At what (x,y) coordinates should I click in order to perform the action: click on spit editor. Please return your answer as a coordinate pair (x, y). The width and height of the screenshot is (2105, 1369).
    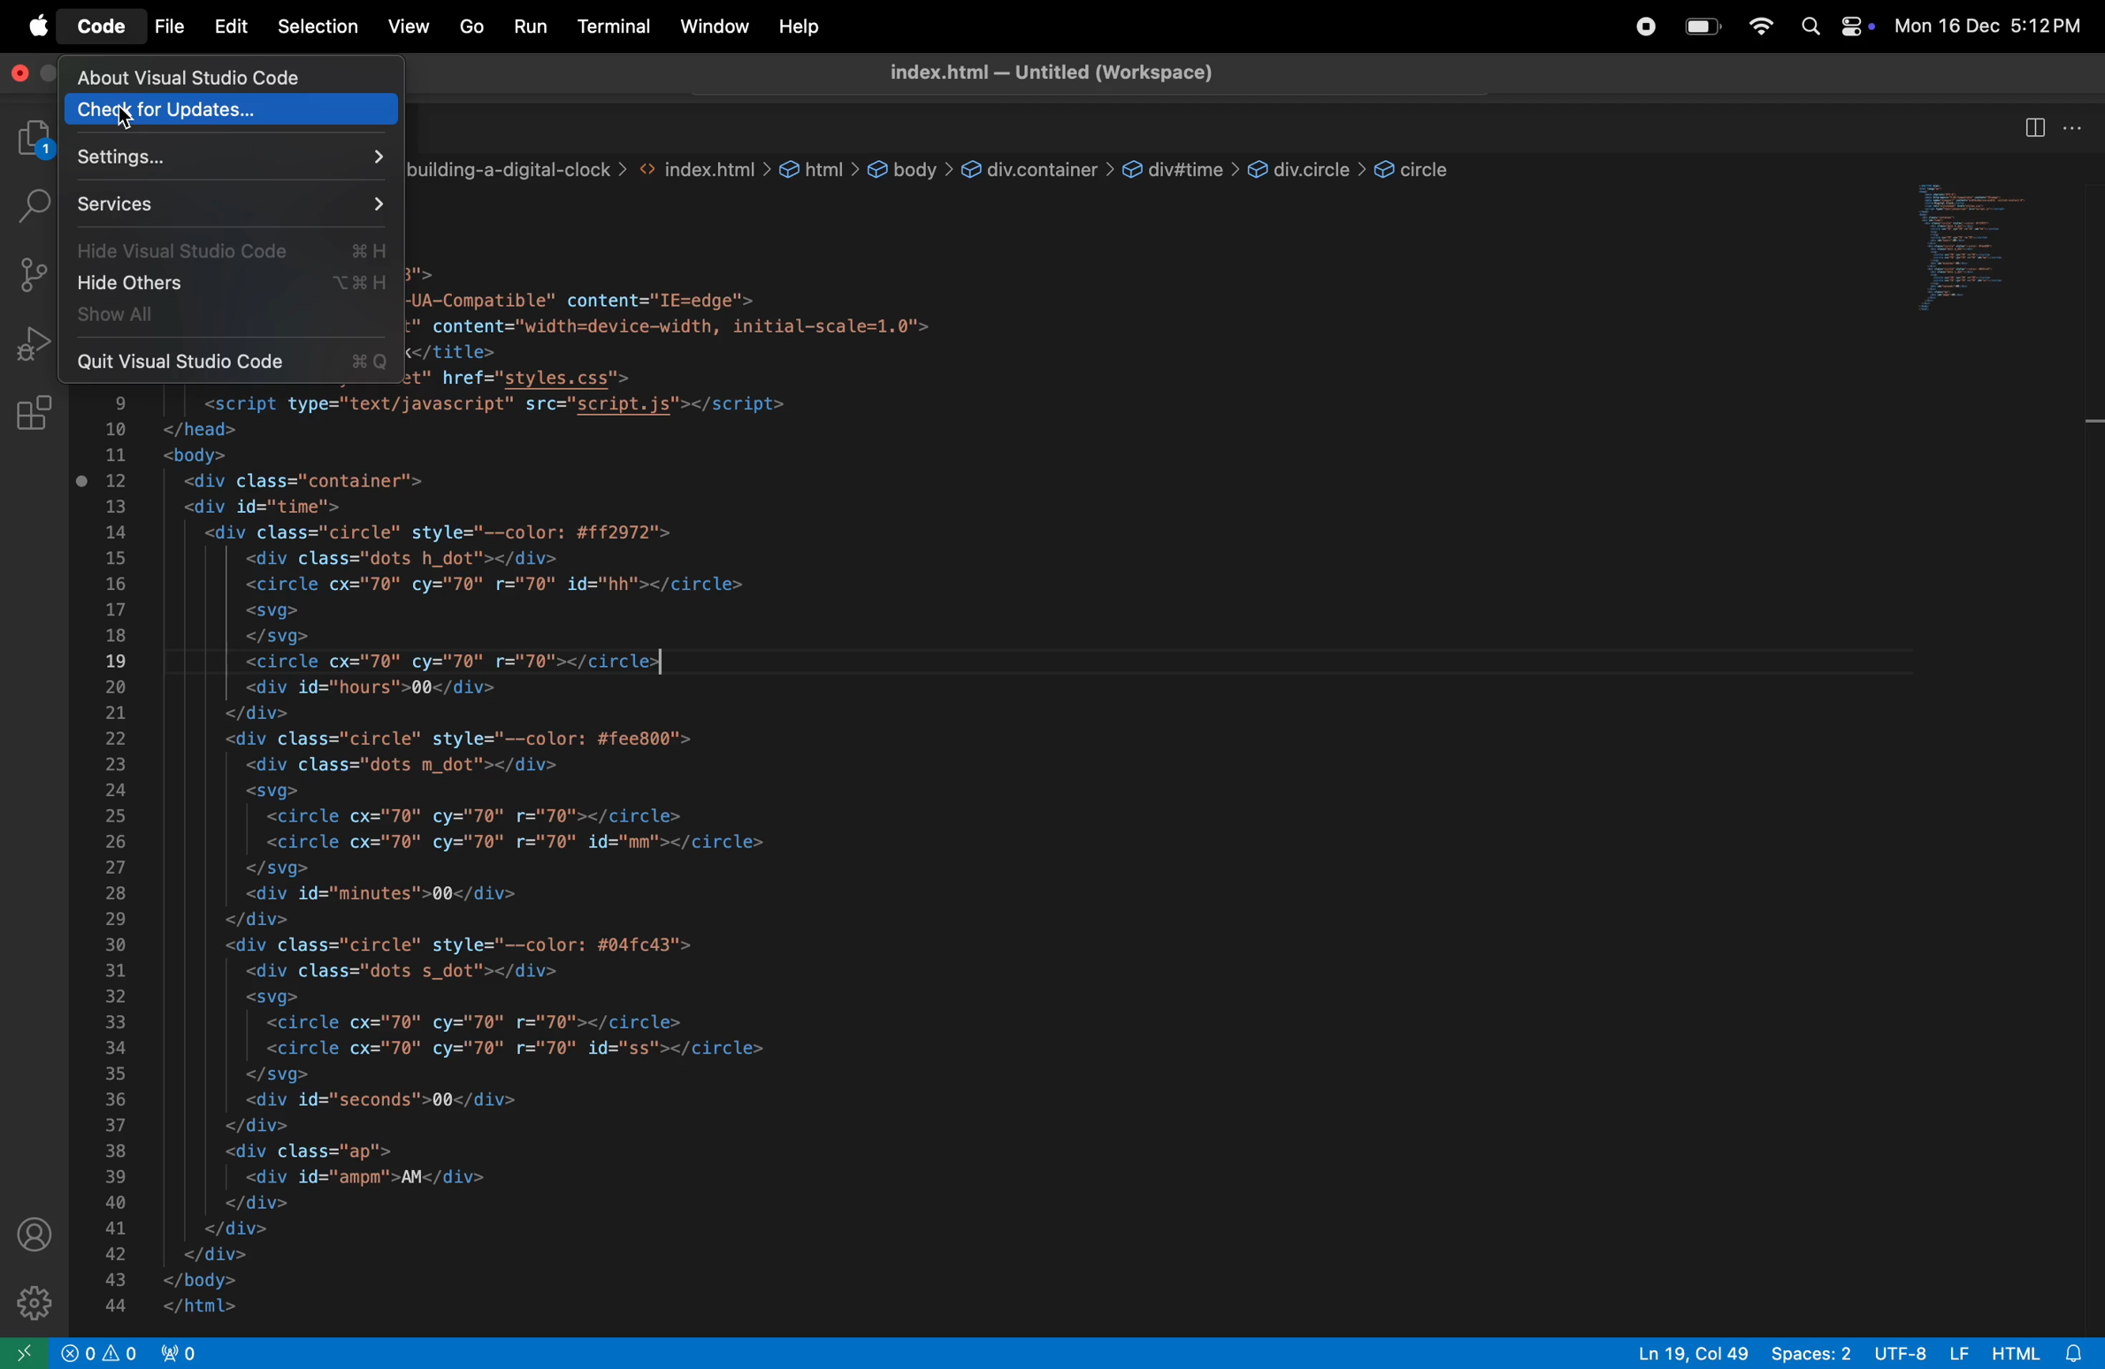
    Looking at the image, I should click on (2032, 128).